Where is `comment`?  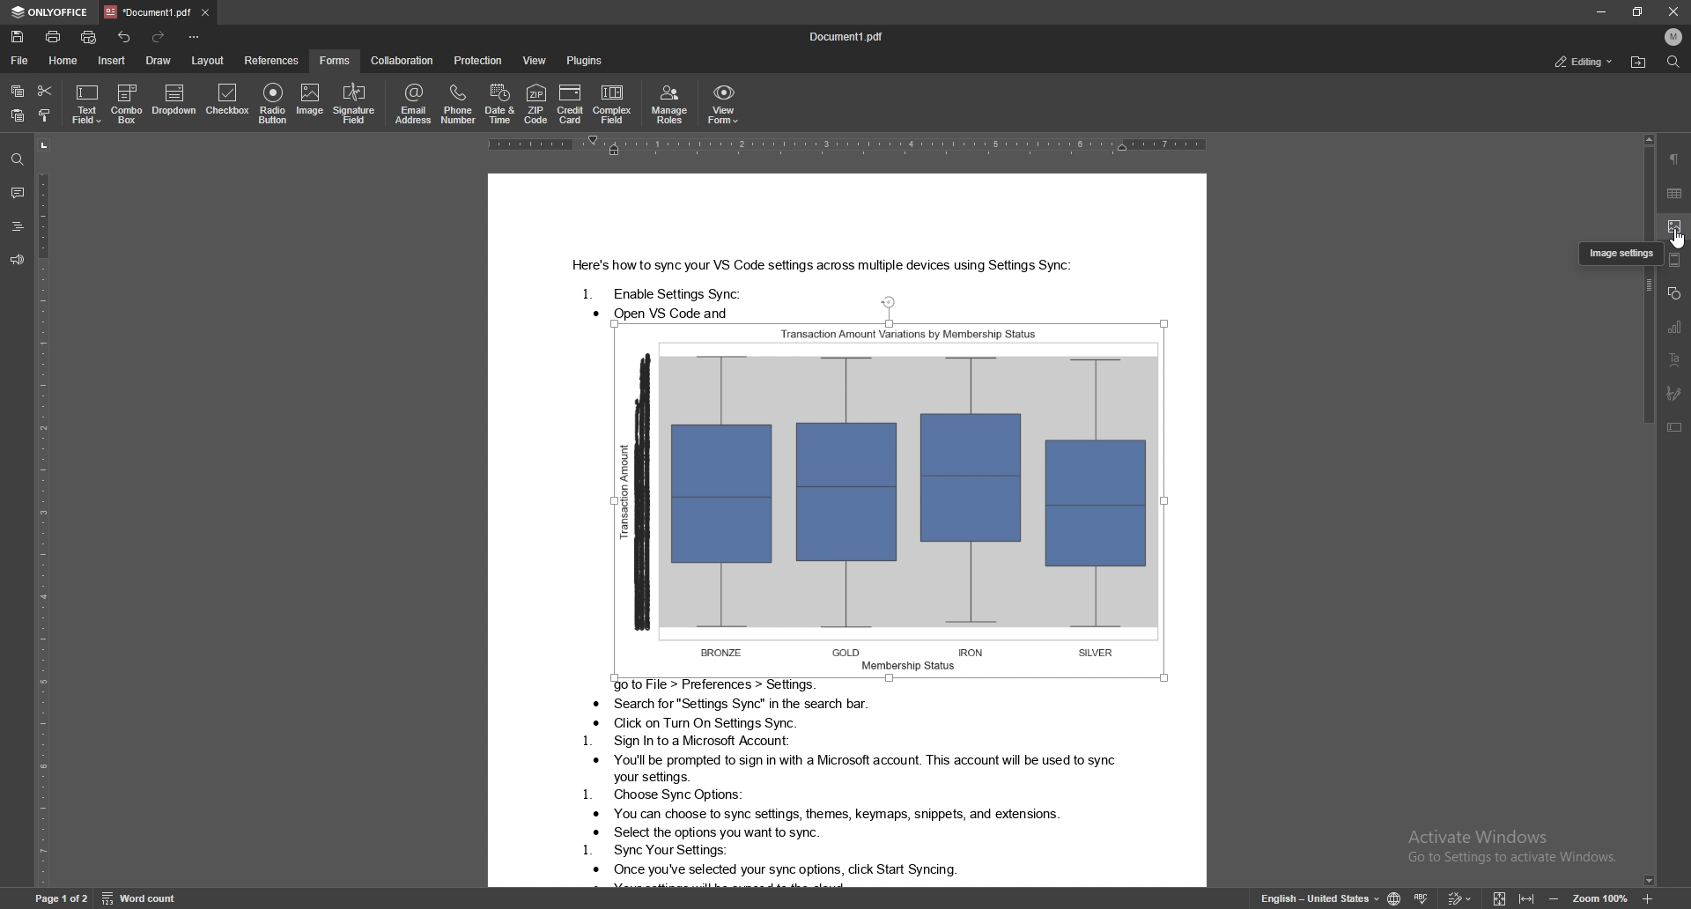 comment is located at coordinates (17, 193).